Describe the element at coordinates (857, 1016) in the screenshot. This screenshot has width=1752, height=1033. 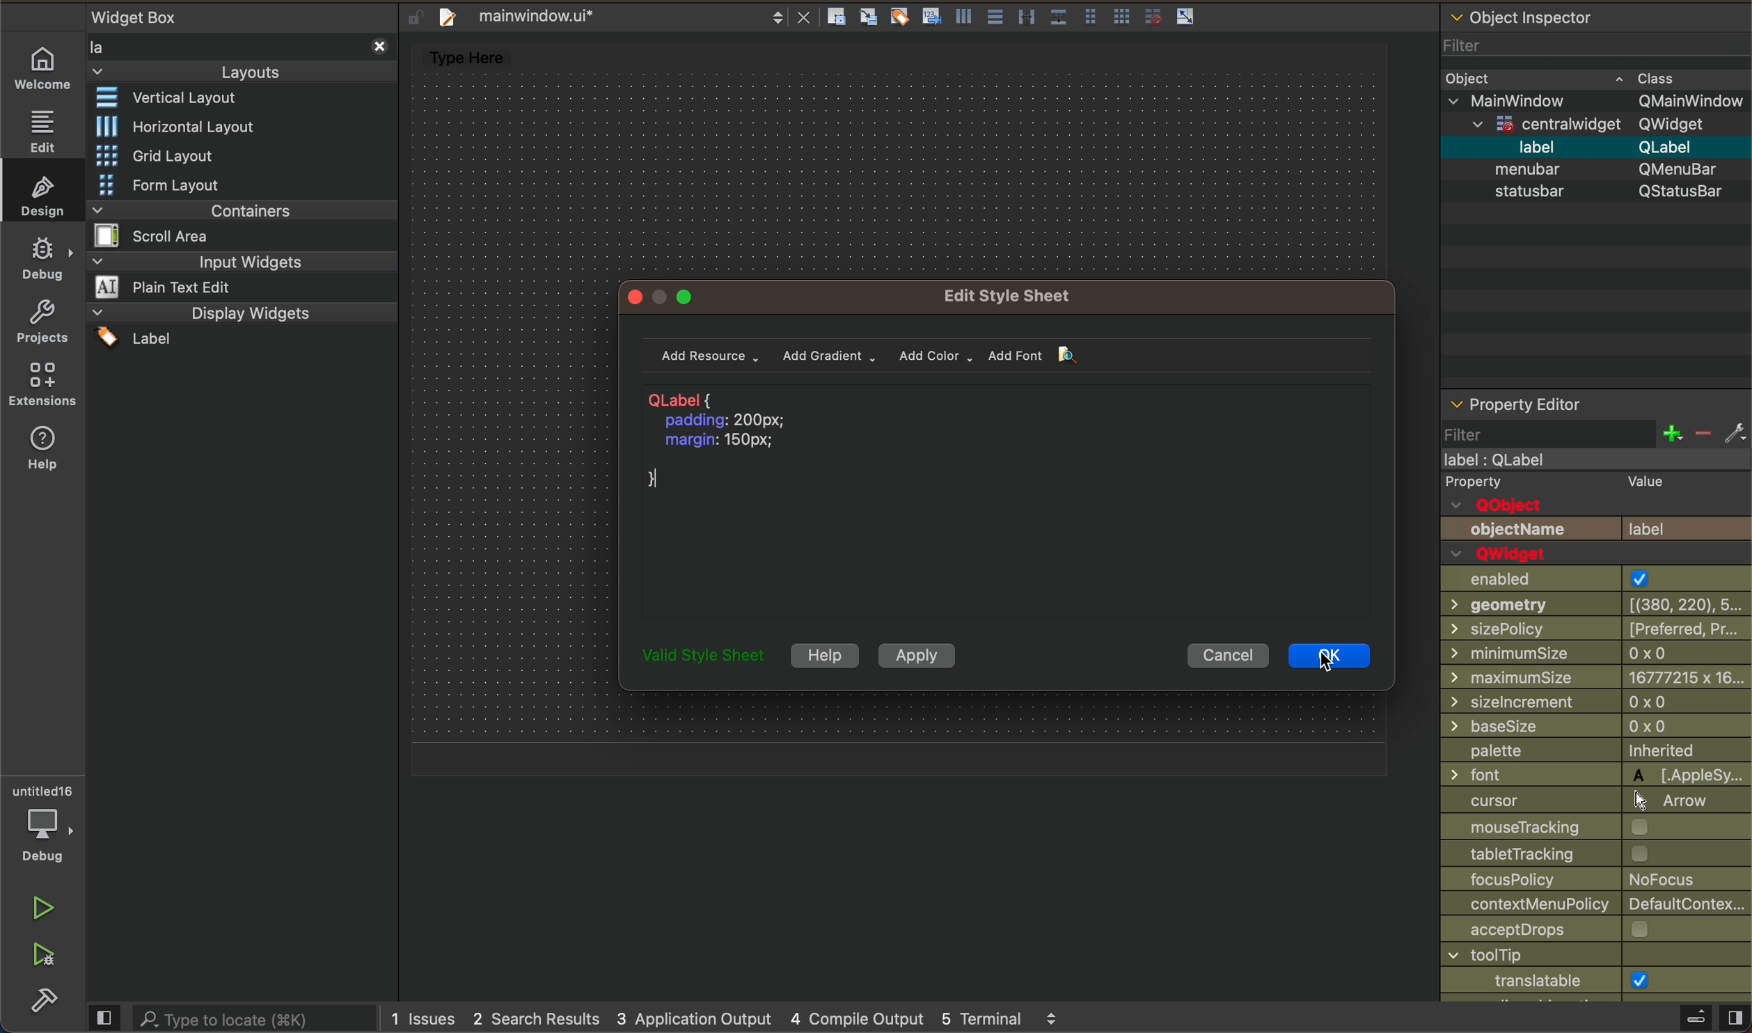
I see `4 compile output` at that location.